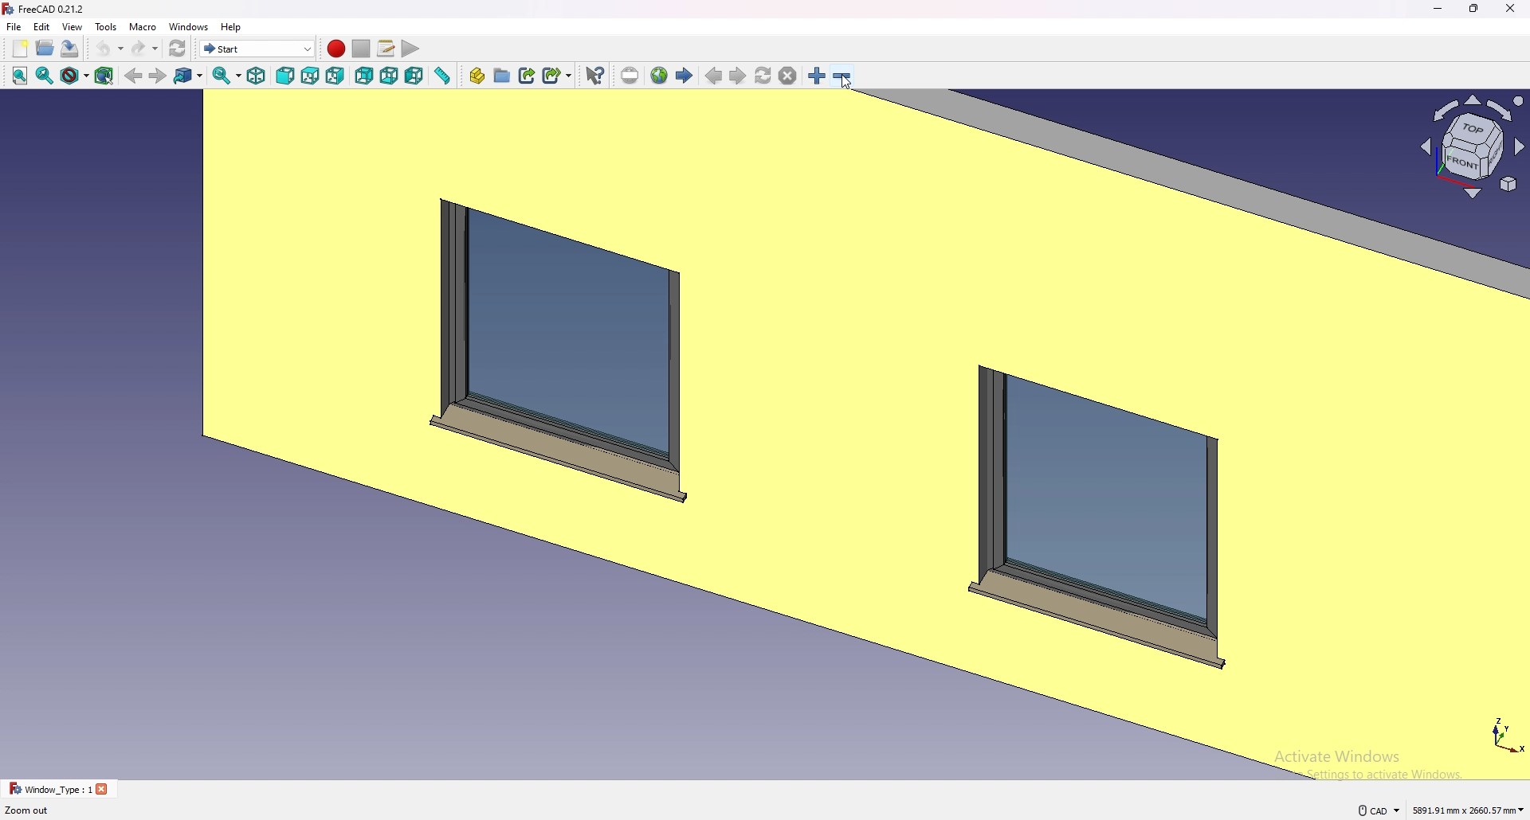  Describe the element at coordinates (105, 26) in the screenshot. I see `tools` at that location.